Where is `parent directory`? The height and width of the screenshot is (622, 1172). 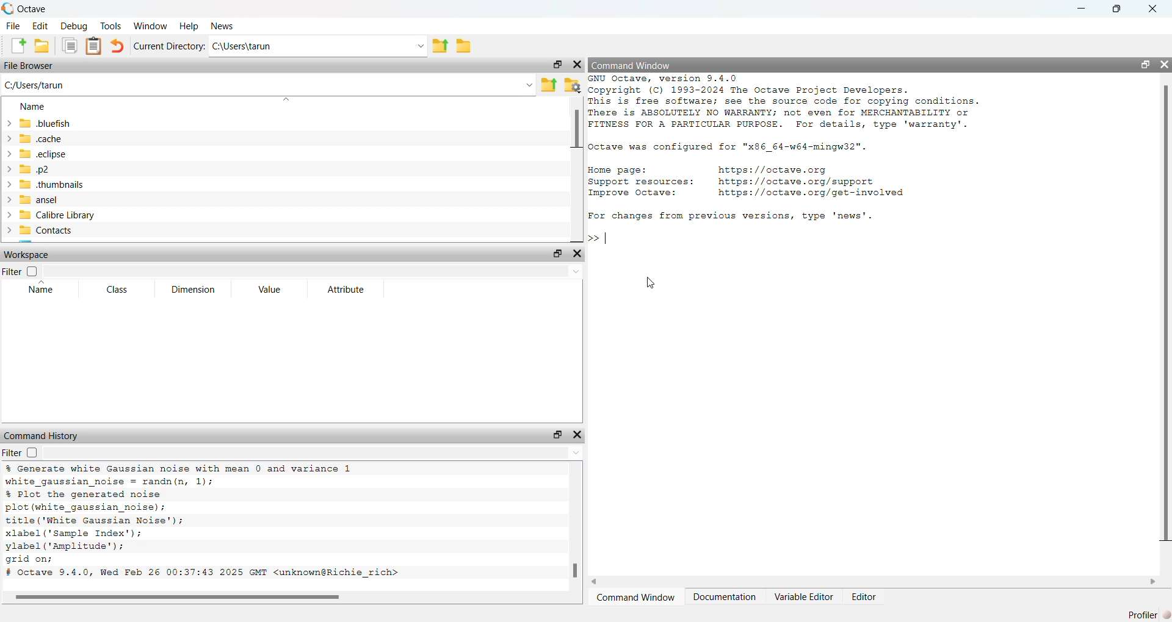 parent directory is located at coordinates (444, 45).